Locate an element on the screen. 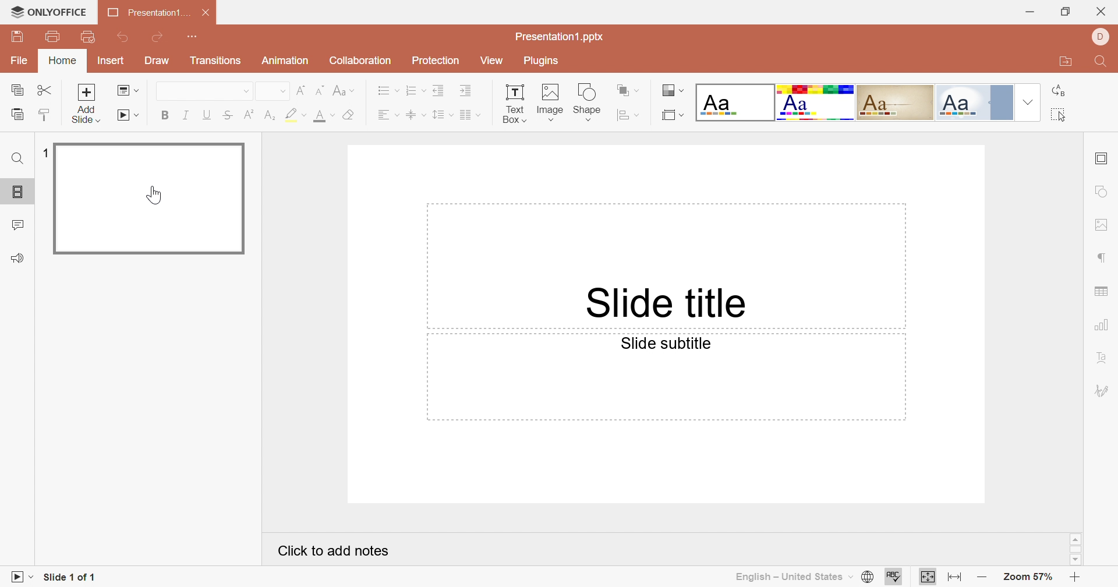  Change color theme is located at coordinates (675, 89).